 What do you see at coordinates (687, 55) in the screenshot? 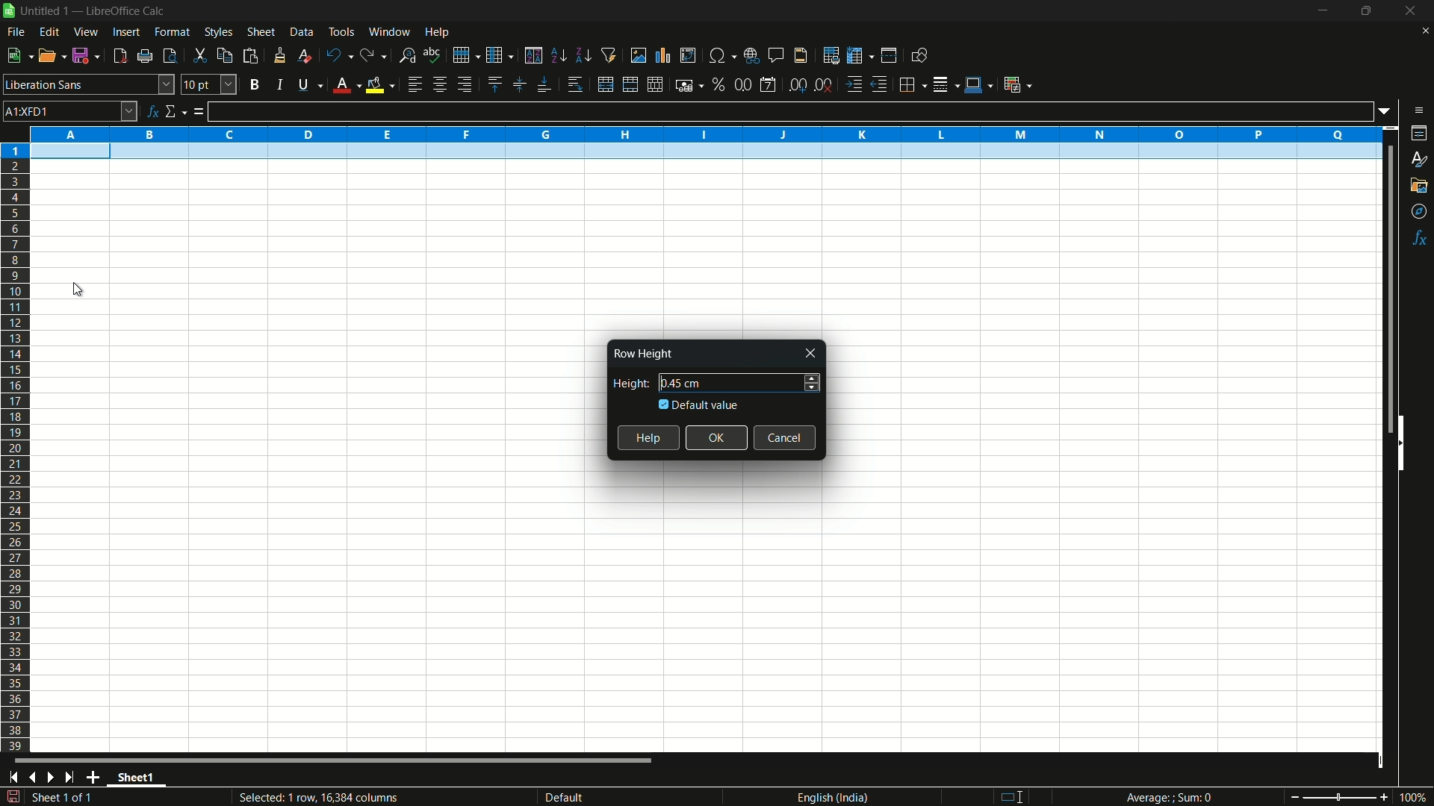
I see `insert or edit pivot table` at bounding box center [687, 55].